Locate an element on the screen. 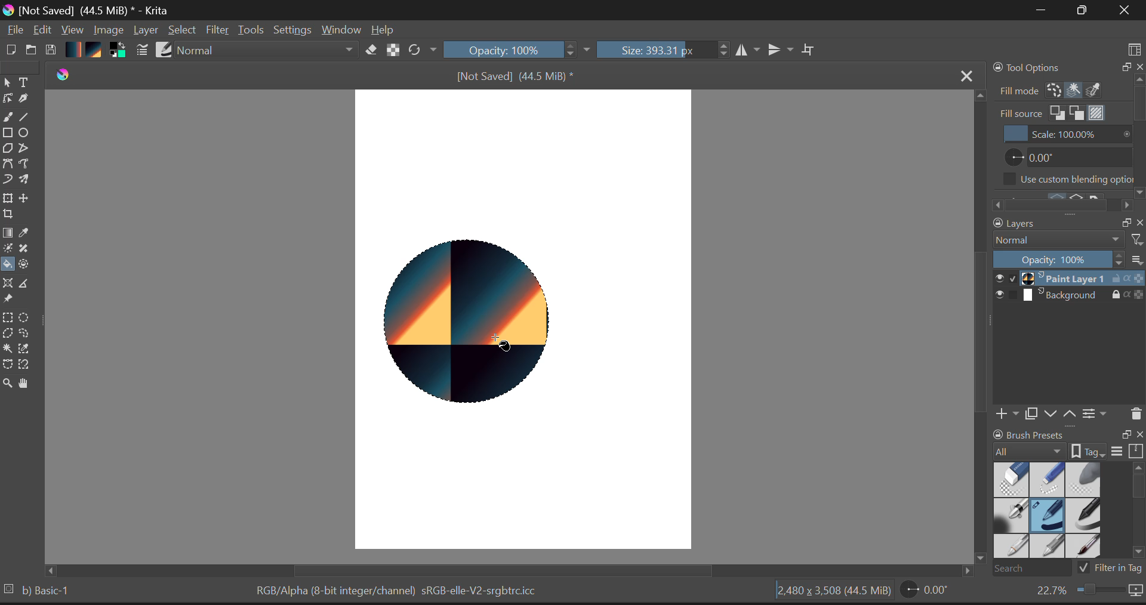  Edit is located at coordinates (44, 30).